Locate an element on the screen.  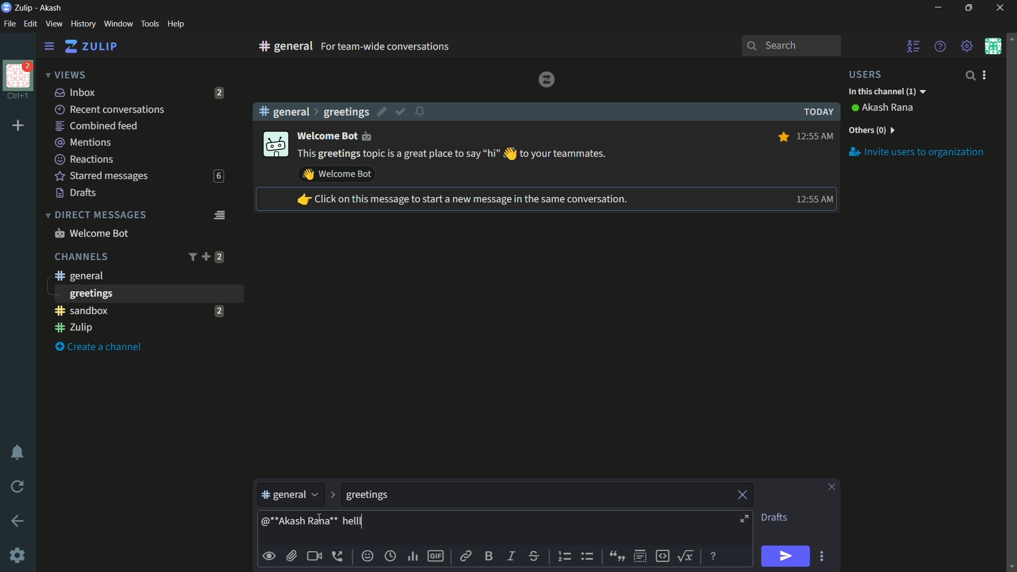
quote is located at coordinates (615, 555).